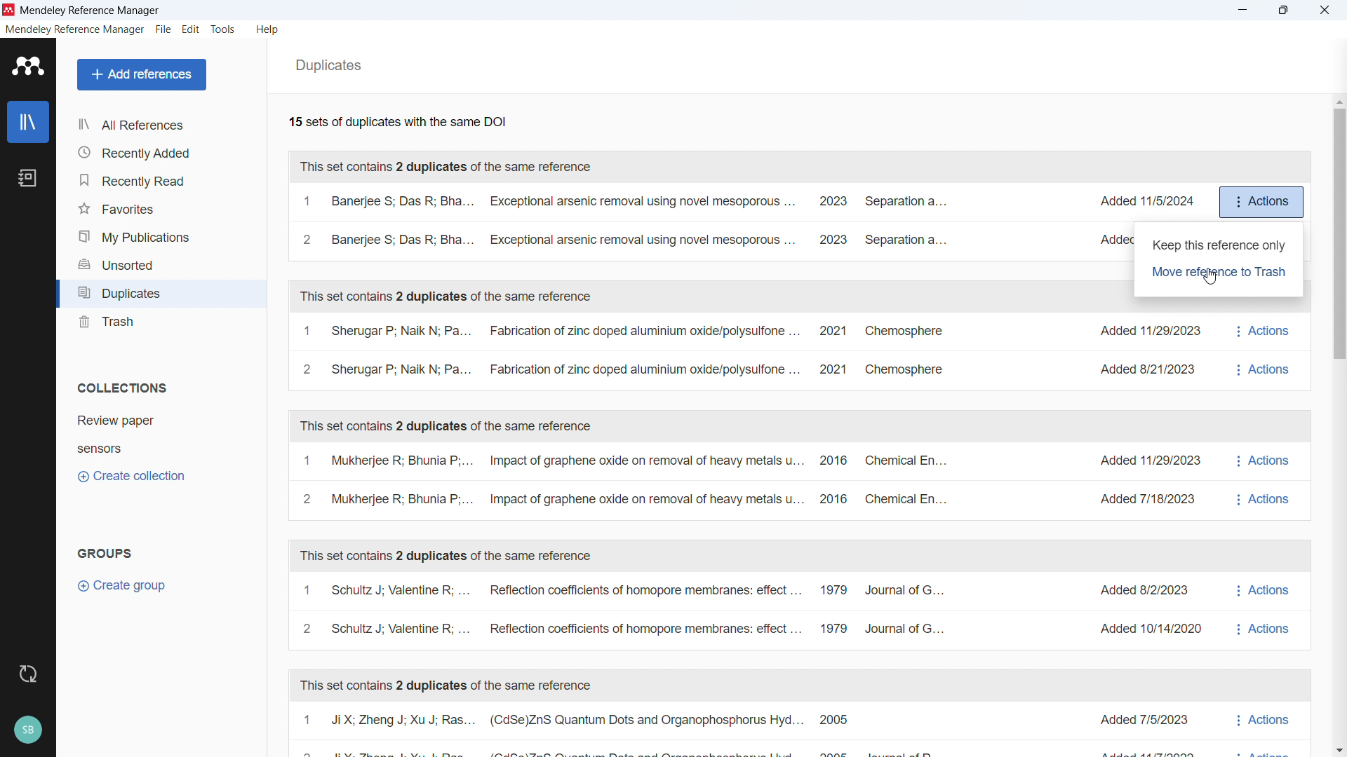 The width and height of the screenshot is (1347, 757). Describe the element at coordinates (622, 351) in the screenshot. I see `Set of duplicates ` at that location.